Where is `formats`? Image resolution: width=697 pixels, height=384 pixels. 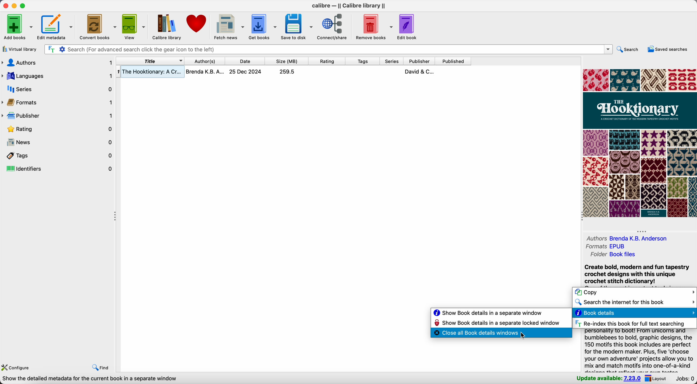 formats is located at coordinates (608, 247).